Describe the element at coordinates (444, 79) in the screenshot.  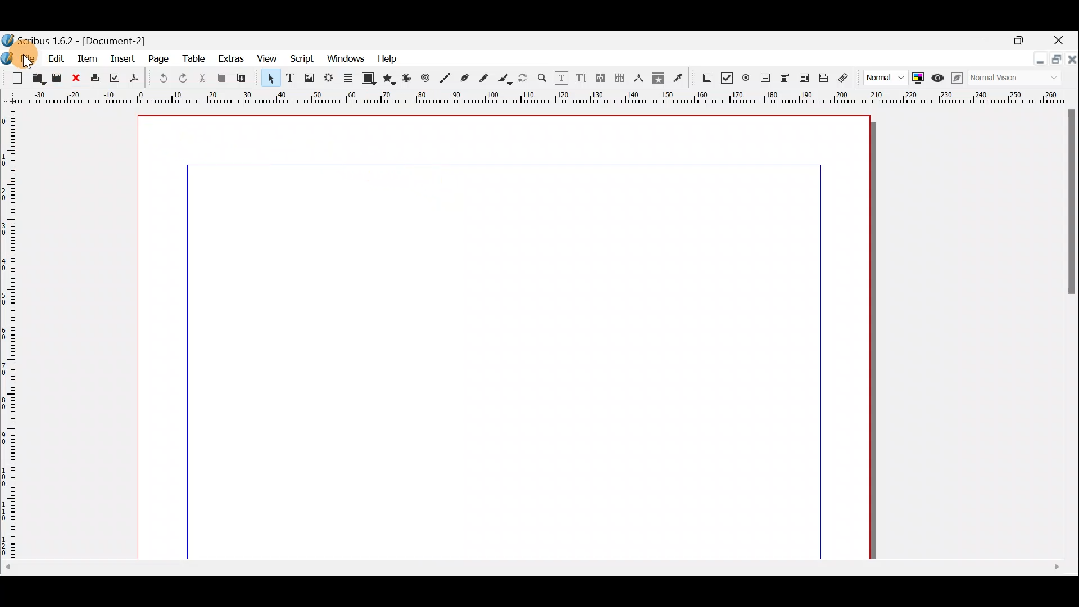
I see `Line` at that location.